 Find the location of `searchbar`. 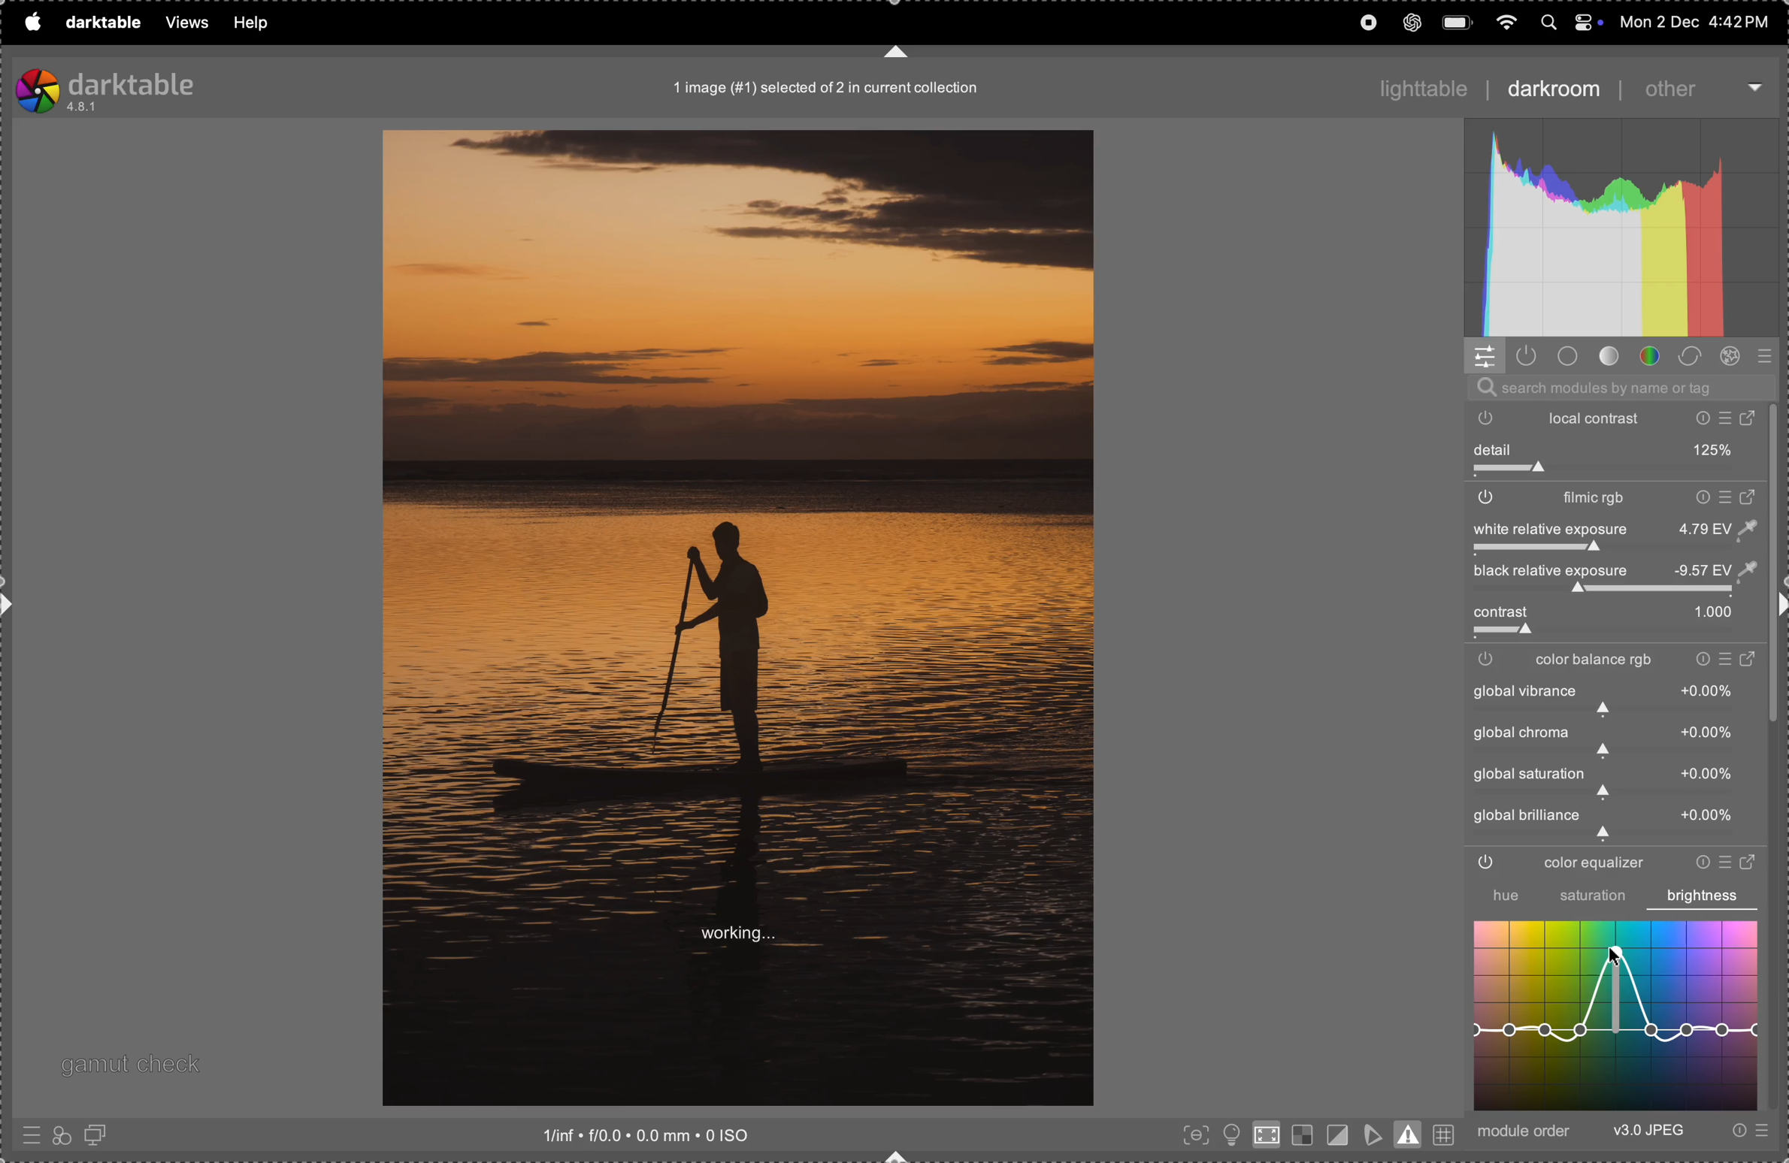

searchbar is located at coordinates (1618, 388).